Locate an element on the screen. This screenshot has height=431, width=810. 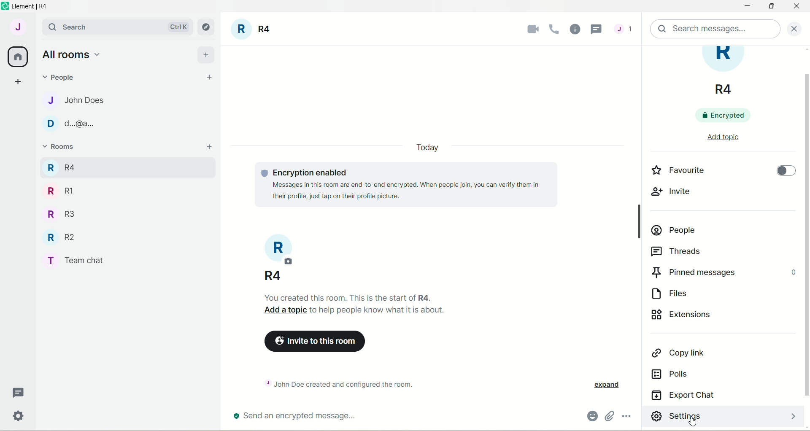
add is located at coordinates (211, 147).